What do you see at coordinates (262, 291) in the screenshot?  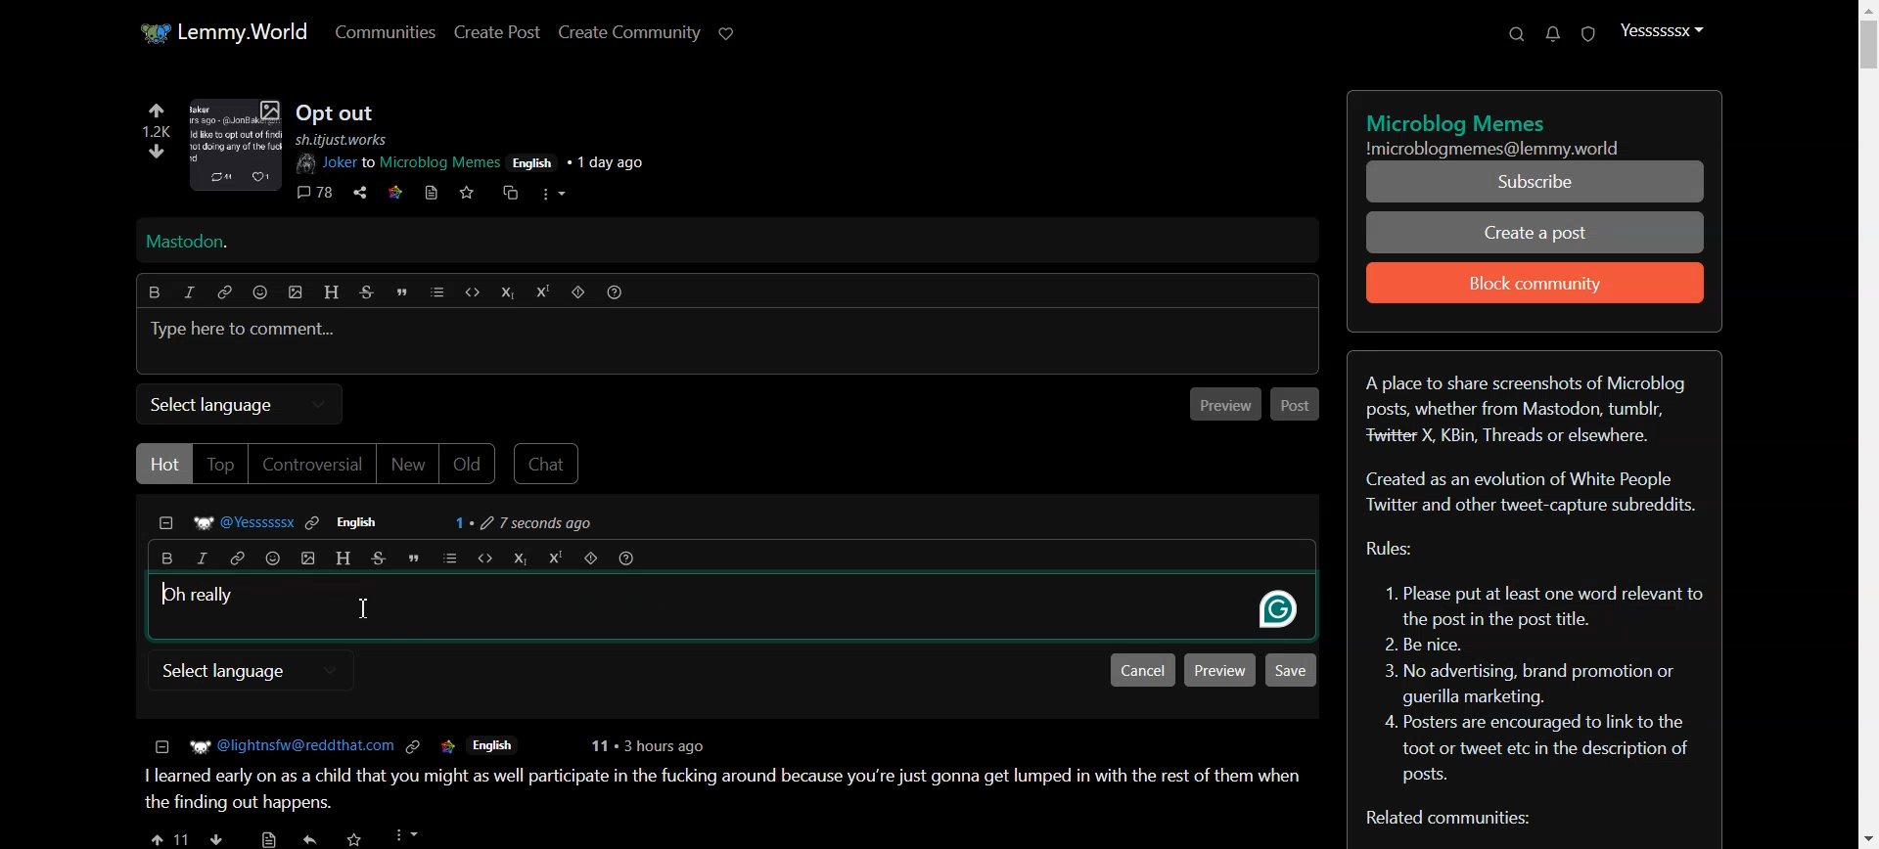 I see `Emoji` at bounding box center [262, 291].